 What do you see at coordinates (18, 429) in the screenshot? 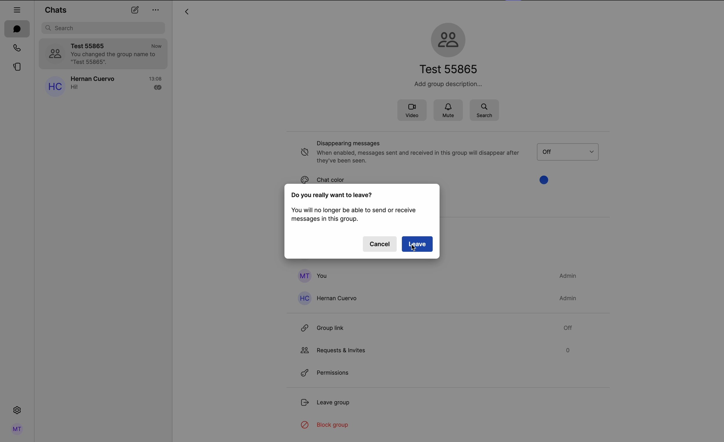
I see `profile` at bounding box center [18, 429].